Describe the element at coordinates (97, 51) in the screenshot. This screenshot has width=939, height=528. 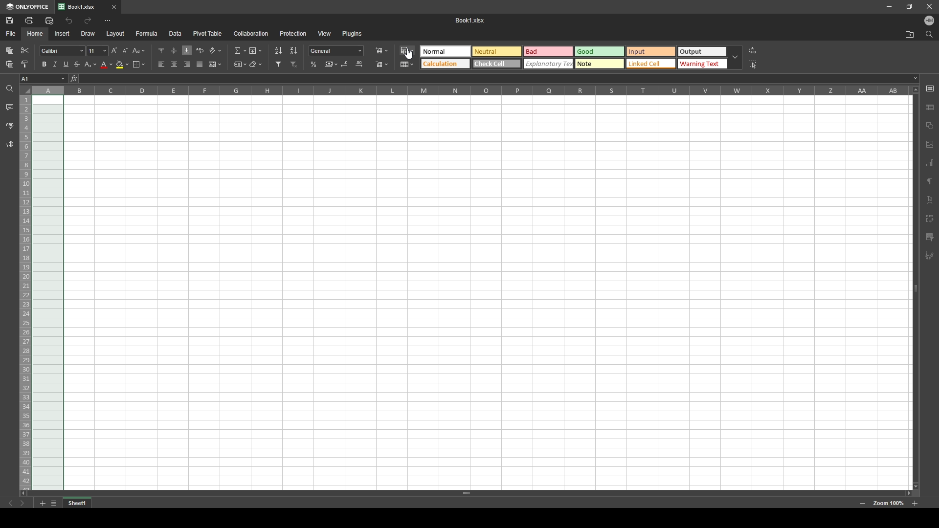
I see `font size` at that location.